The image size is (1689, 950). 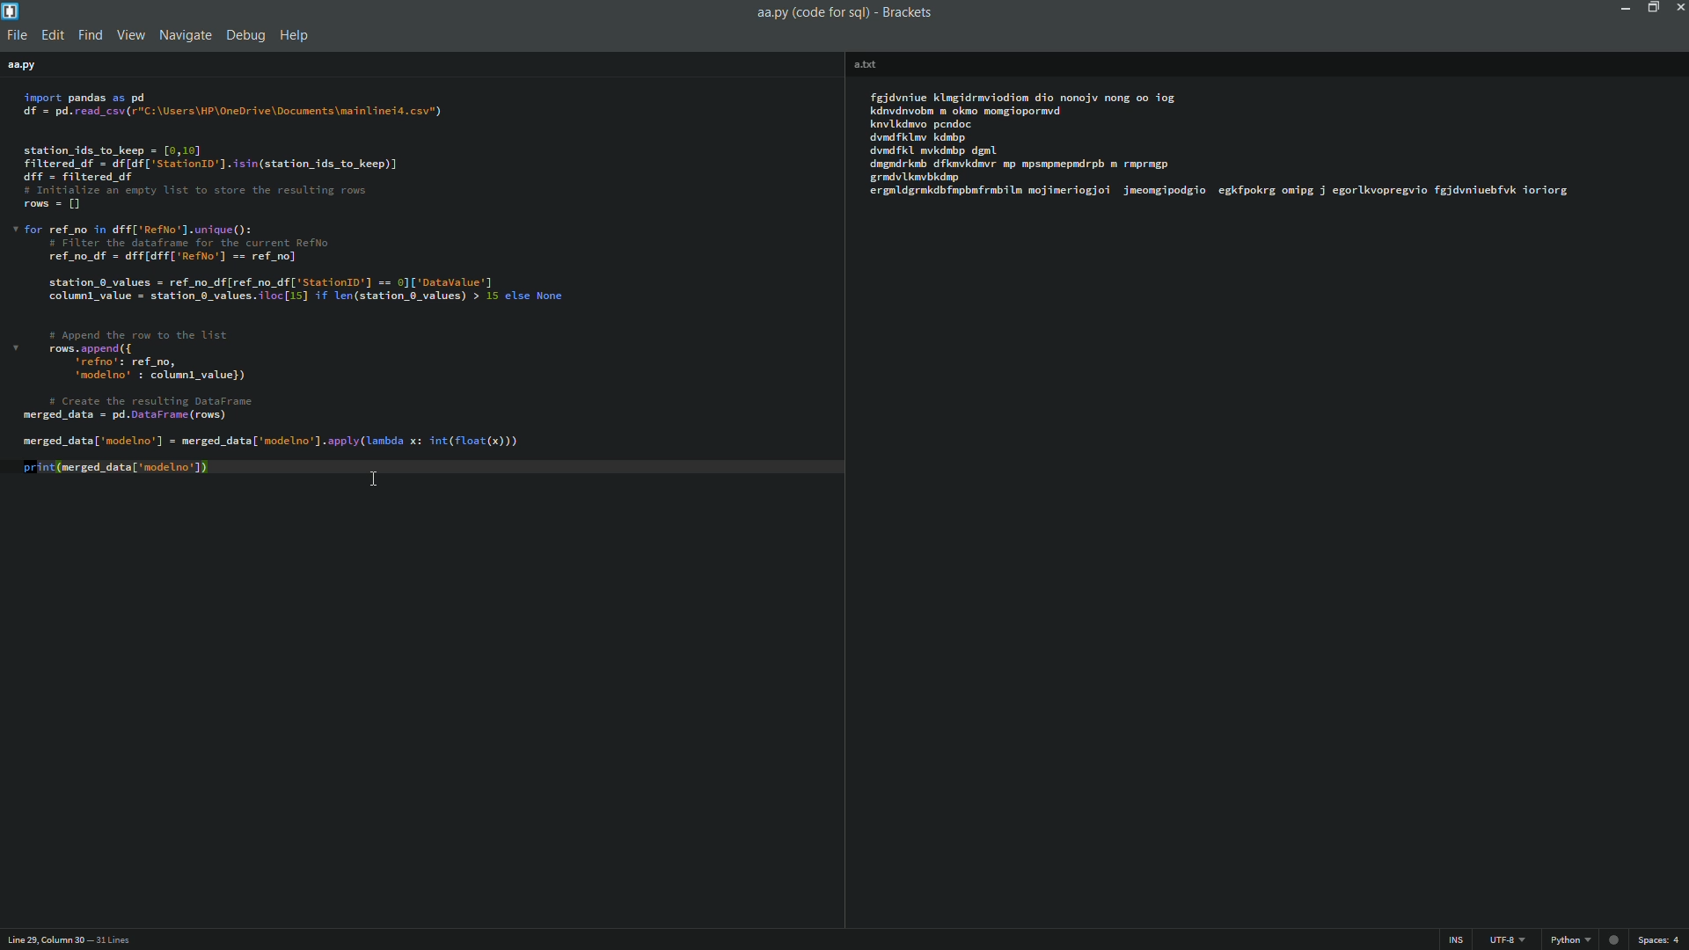 What do you see at coordinates (186, 36) in the screenshot?
I see `navigate menu` at bounding box center [186, 36].